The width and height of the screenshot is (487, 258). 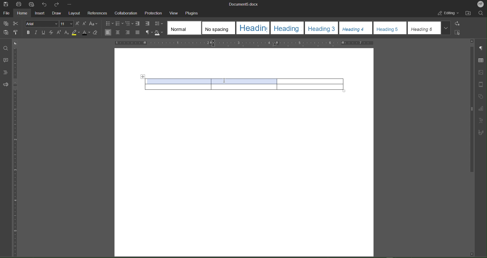 What do you see at coordinates (6, 14) in the screenshot?
I see `File` at bounding box center [6, 14].